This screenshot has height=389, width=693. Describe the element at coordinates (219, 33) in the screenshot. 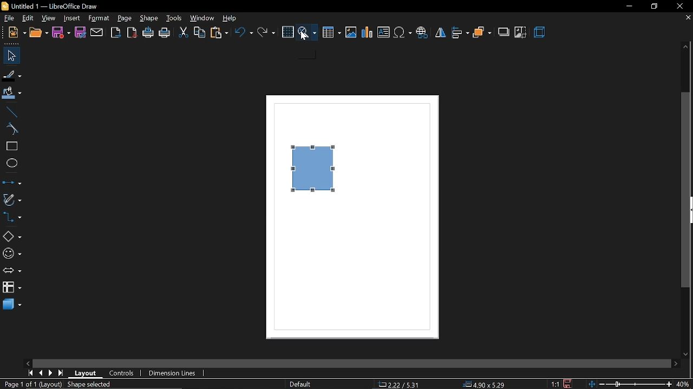

I see `paste` at that location.